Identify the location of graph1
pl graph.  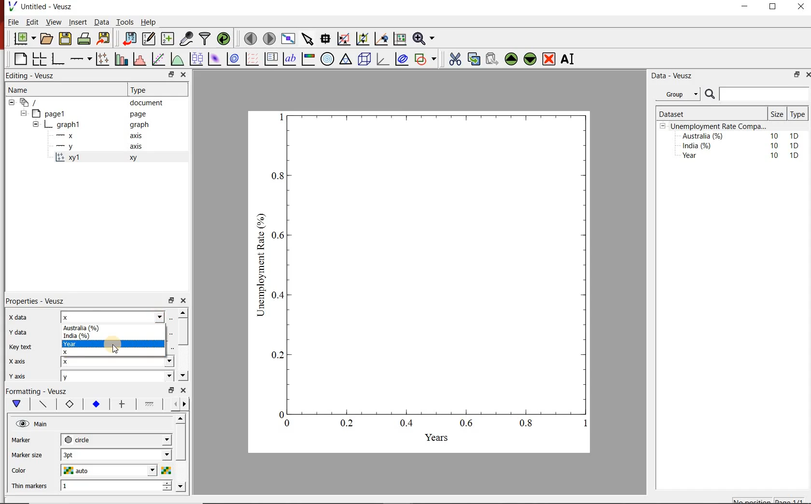
(100, 125).